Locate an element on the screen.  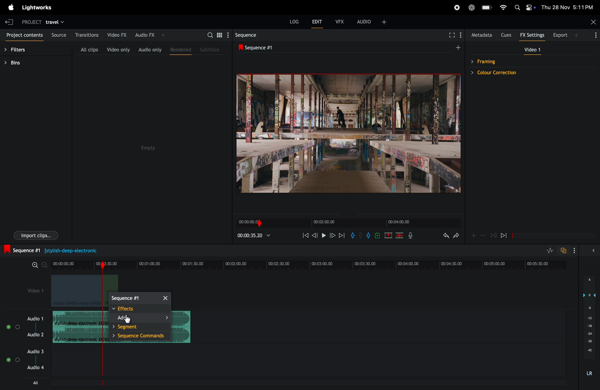
fx setting is located at coordinates (531, 35).